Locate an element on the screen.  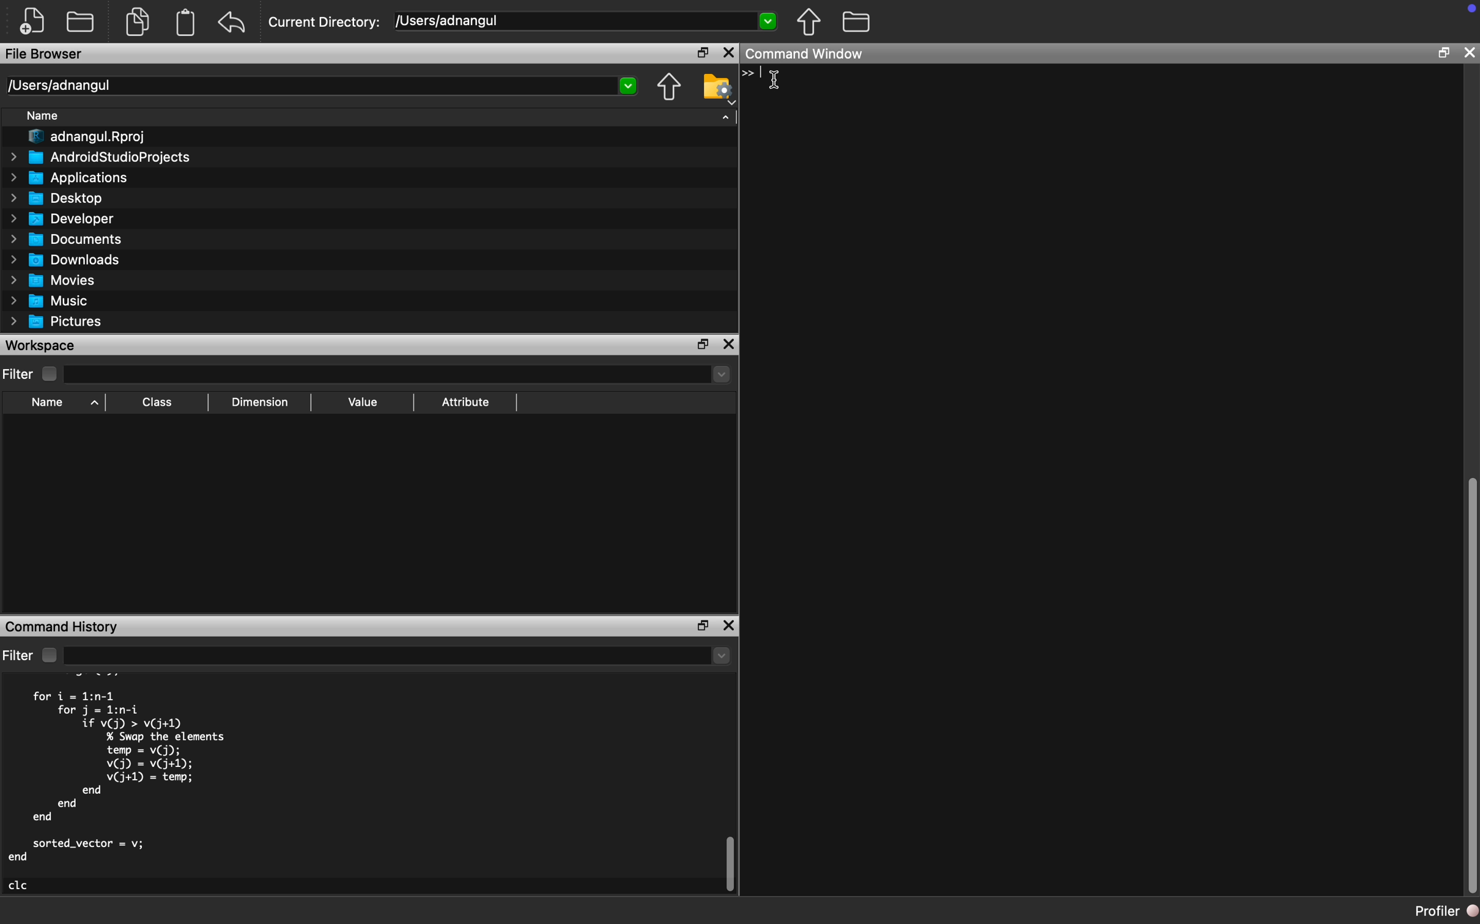
Restore Down is located at coordinates (1442, 53).